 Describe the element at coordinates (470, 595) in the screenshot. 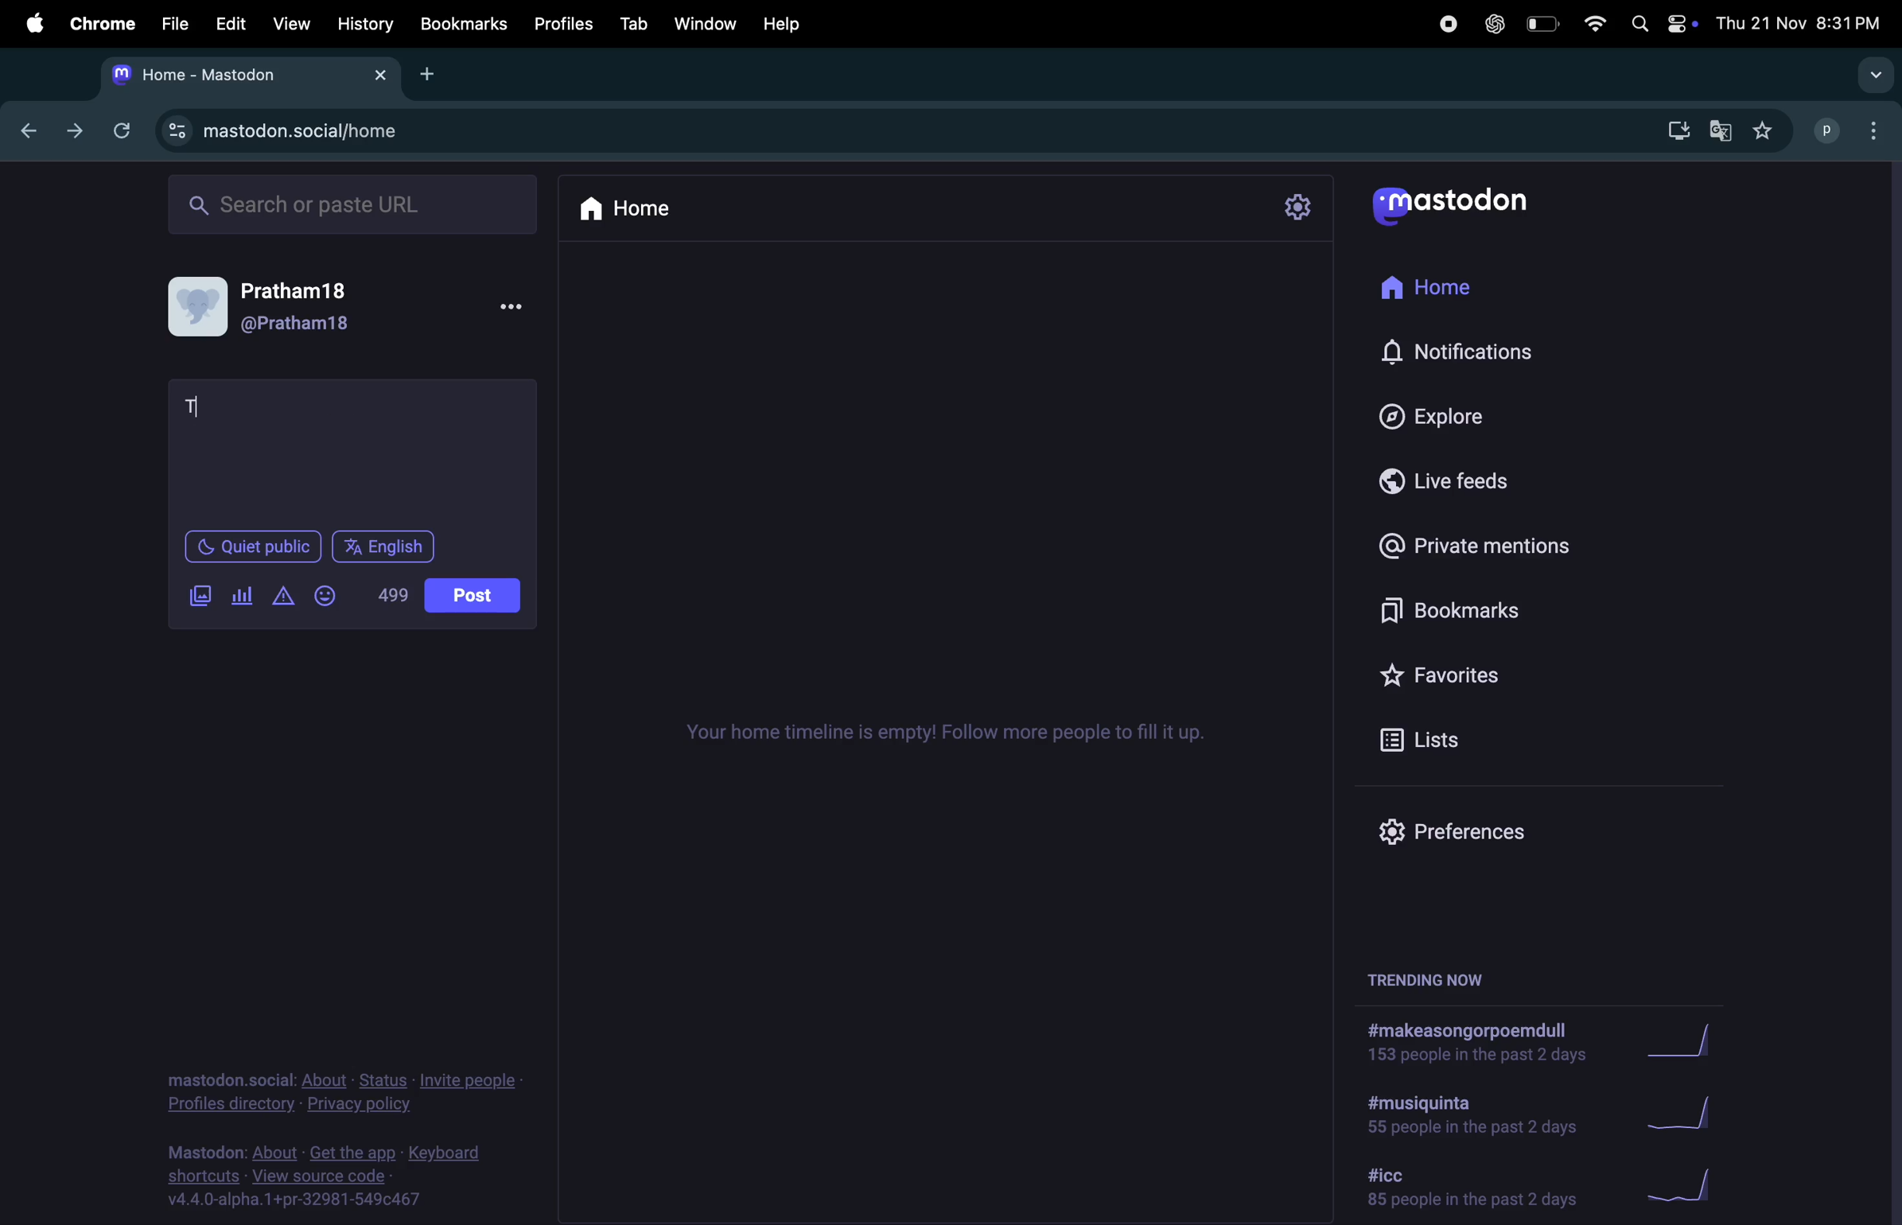

I see `post` at that location.